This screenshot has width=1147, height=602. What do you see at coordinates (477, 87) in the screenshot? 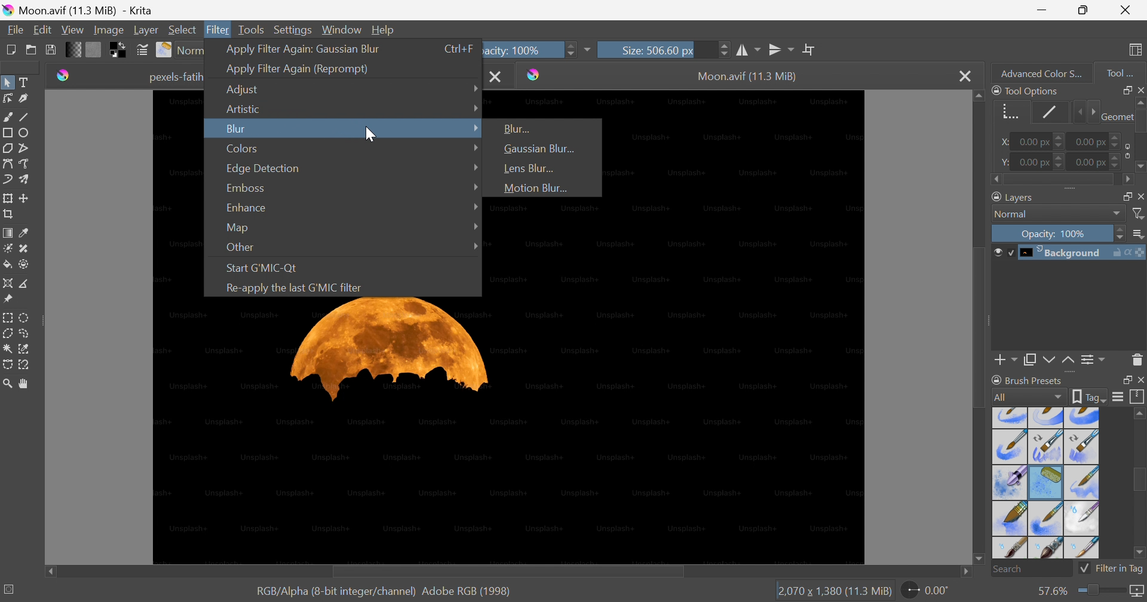
I see `Drop Down` at bounding box center [477, 87].